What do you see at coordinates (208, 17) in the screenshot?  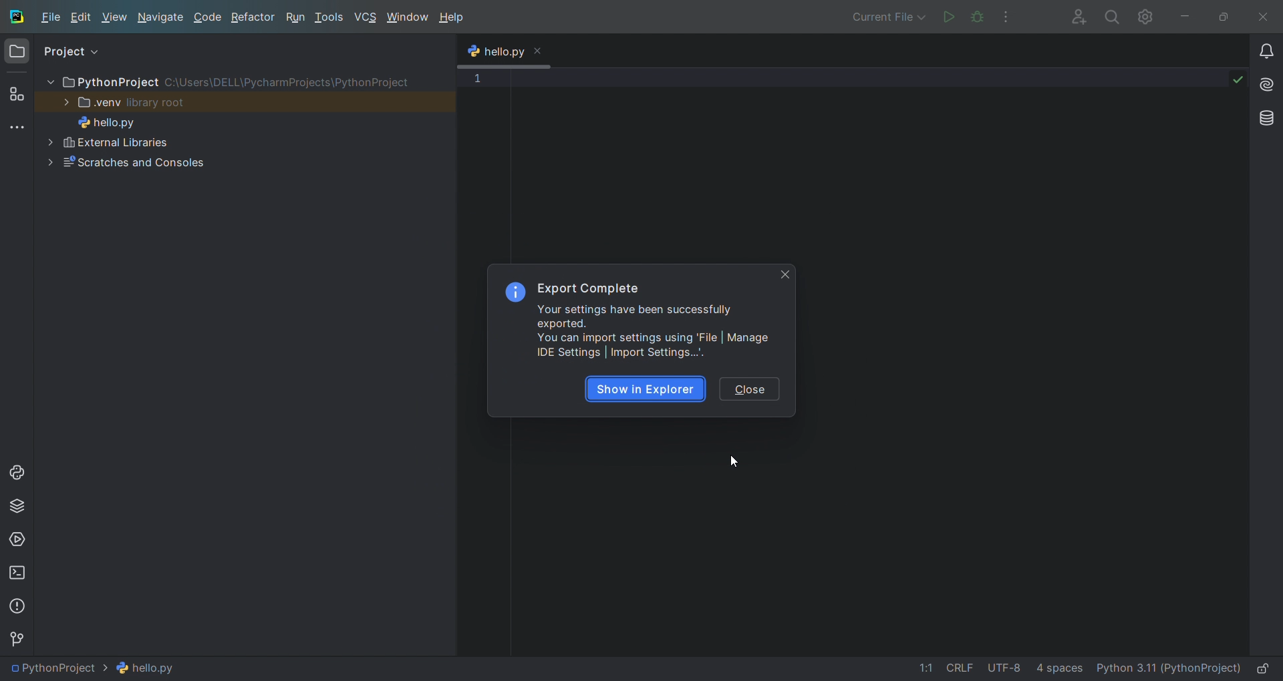 I see `code` at bounding box center [208, 17].